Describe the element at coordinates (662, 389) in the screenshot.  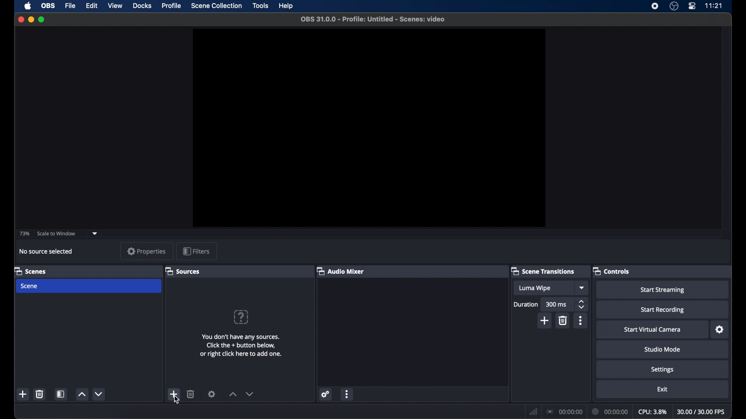
I see `exit` at that location.